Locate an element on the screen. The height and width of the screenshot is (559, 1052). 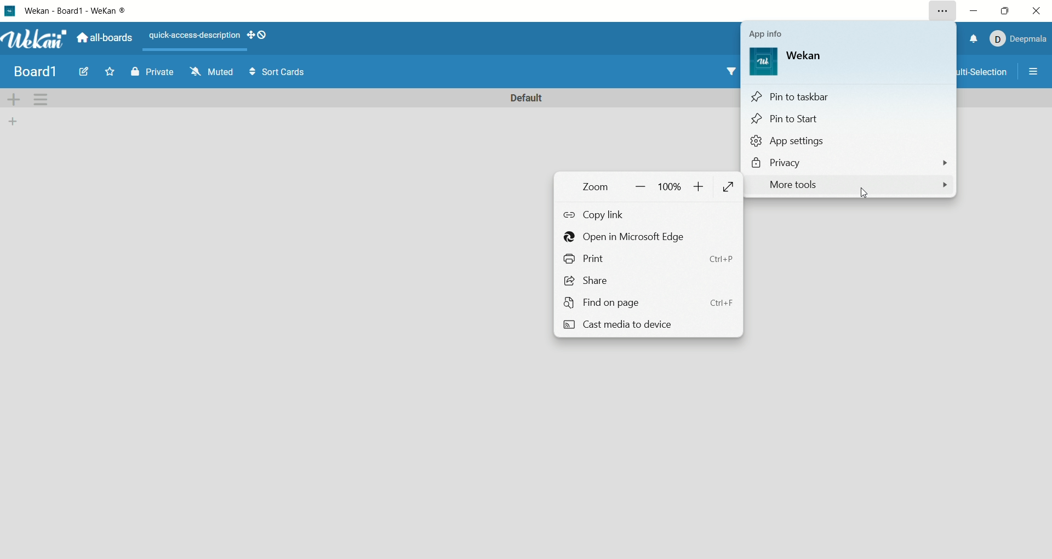
logo is located at coordinates (9, 9).